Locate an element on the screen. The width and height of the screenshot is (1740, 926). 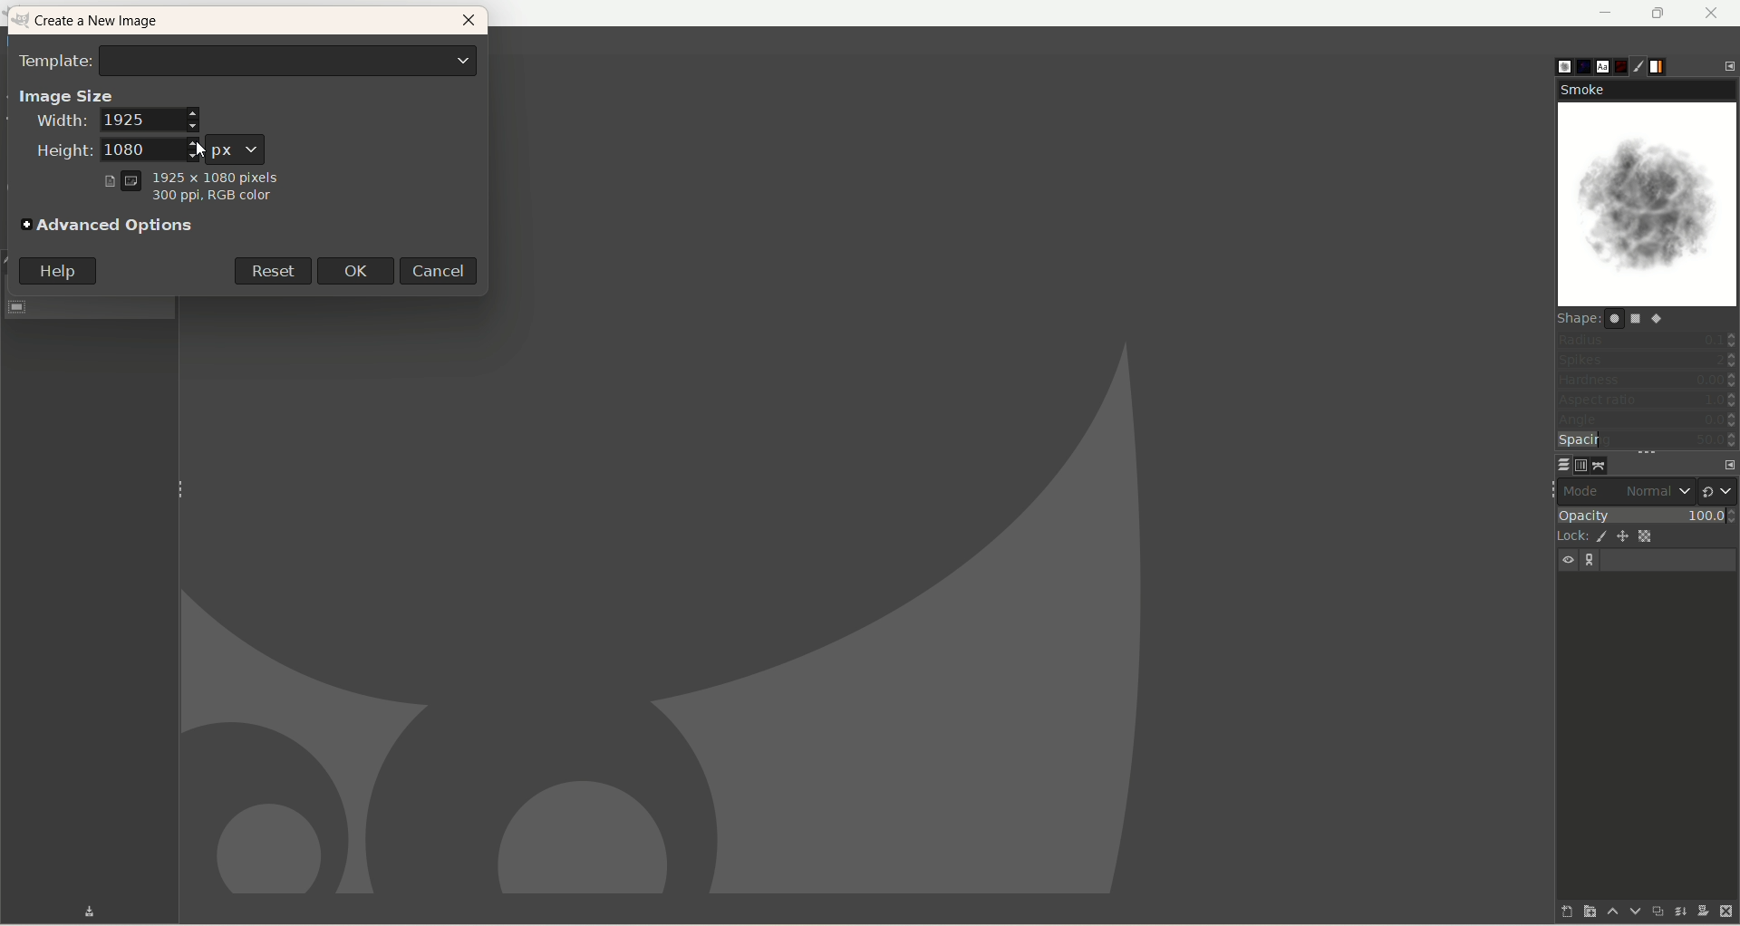
layers is located at coordinates (1552, 464).